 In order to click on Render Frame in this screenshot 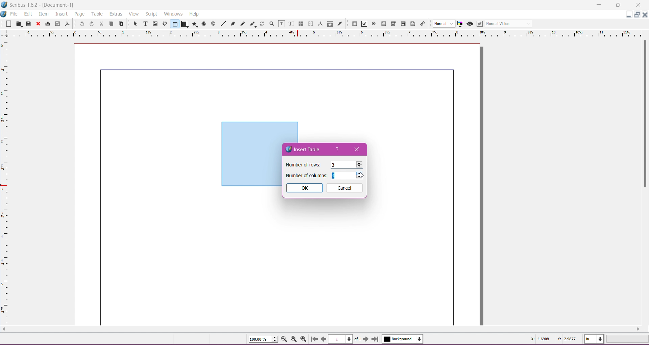, I will do `click(165, 24)`.